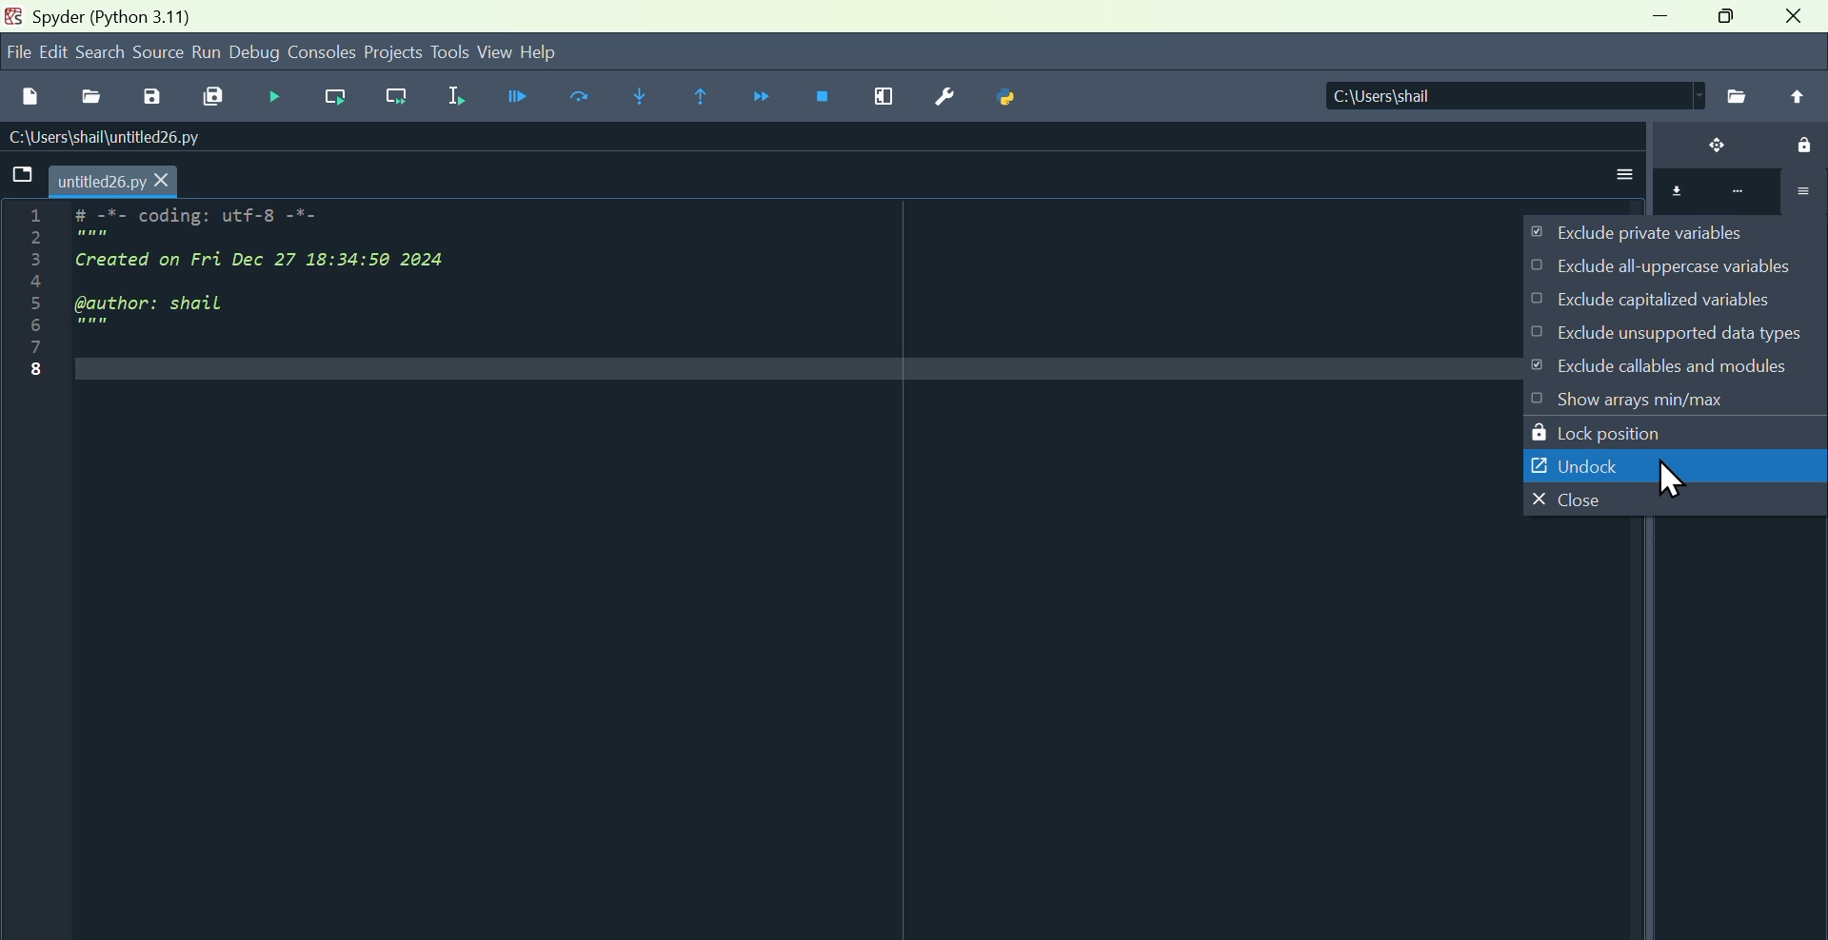 The height and width of the screenshot is (940, 1828). Describe the element at coordinates (826, 99) in the screenshot. I see `Stop debugging` at that location.